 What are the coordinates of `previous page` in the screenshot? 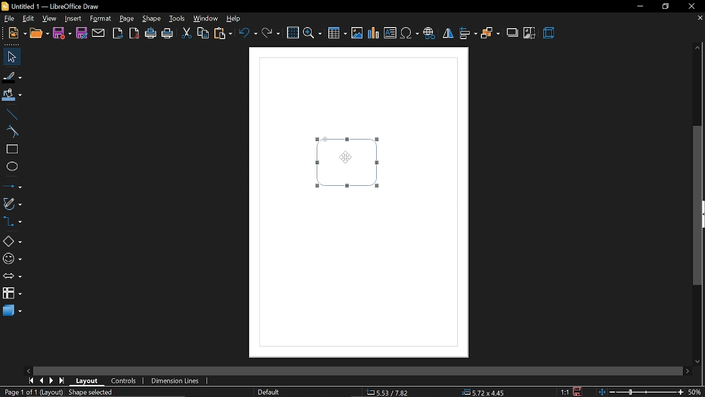 It's located at (41, 380).